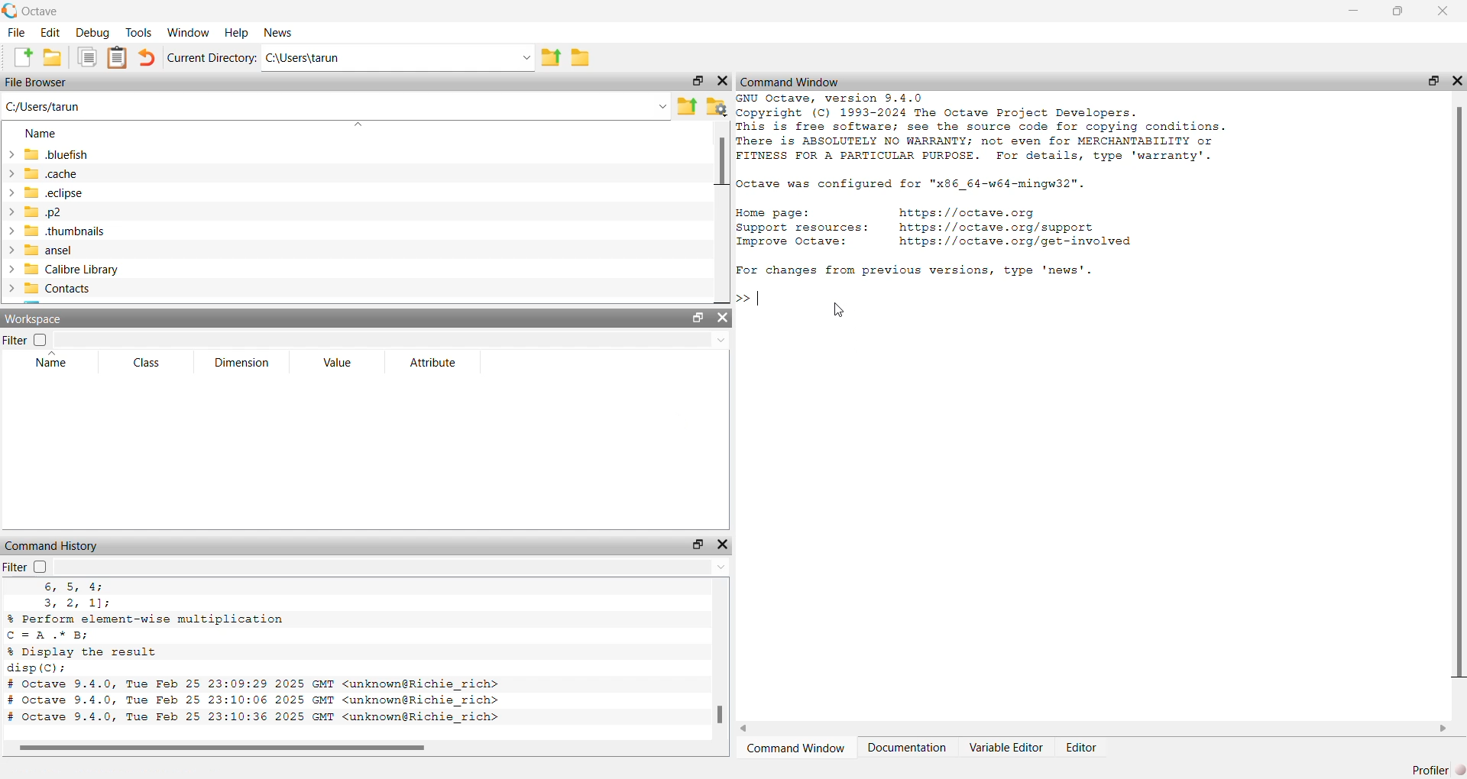  I want to click on minimize, so click(1353, 13).